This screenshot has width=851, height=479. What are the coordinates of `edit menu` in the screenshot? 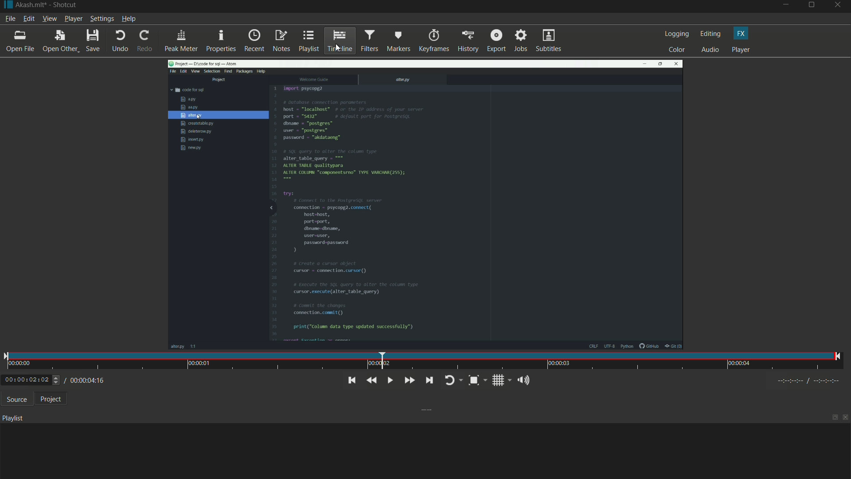 It's located at (28, 19).